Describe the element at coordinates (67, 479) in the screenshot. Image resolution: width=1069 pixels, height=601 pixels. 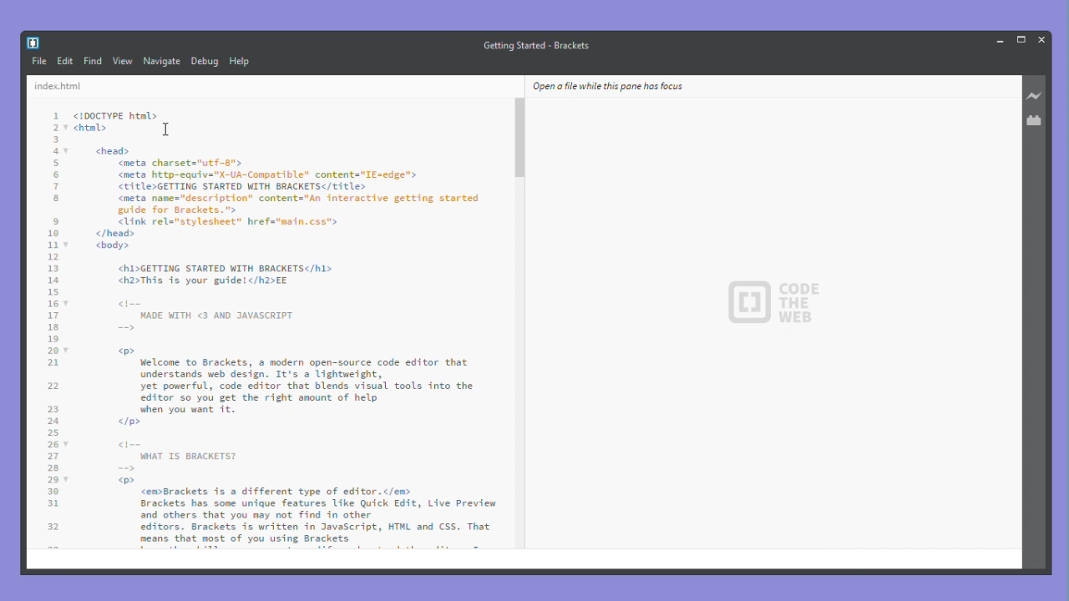
I see `code fold` at that location.